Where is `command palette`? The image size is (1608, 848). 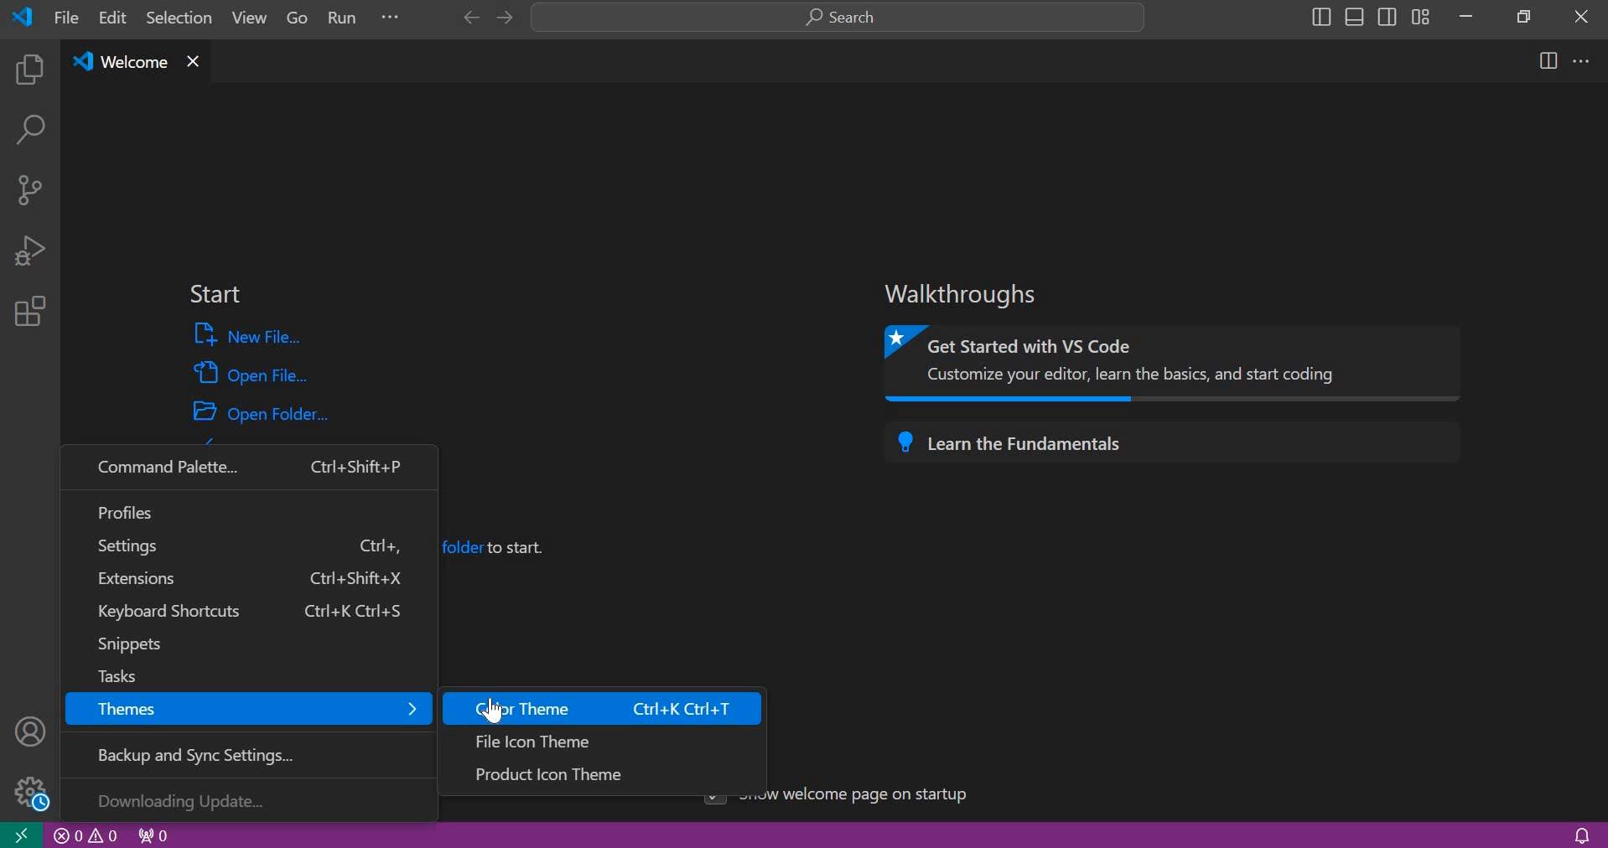 command palette is located at coordinates (249, 468).